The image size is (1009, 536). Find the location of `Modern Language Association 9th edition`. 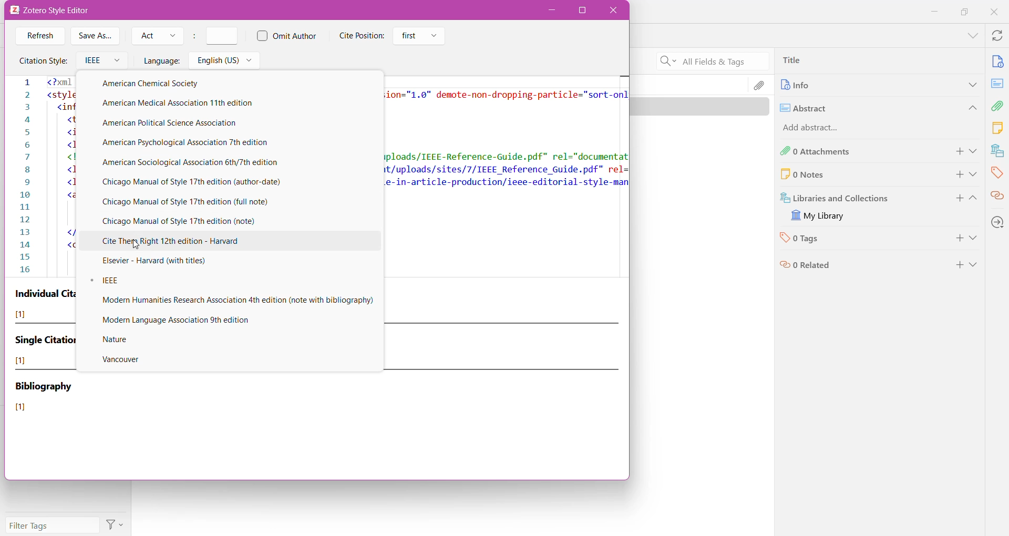

Modern Language Association 9th edition is located at coordinates (187, 321).